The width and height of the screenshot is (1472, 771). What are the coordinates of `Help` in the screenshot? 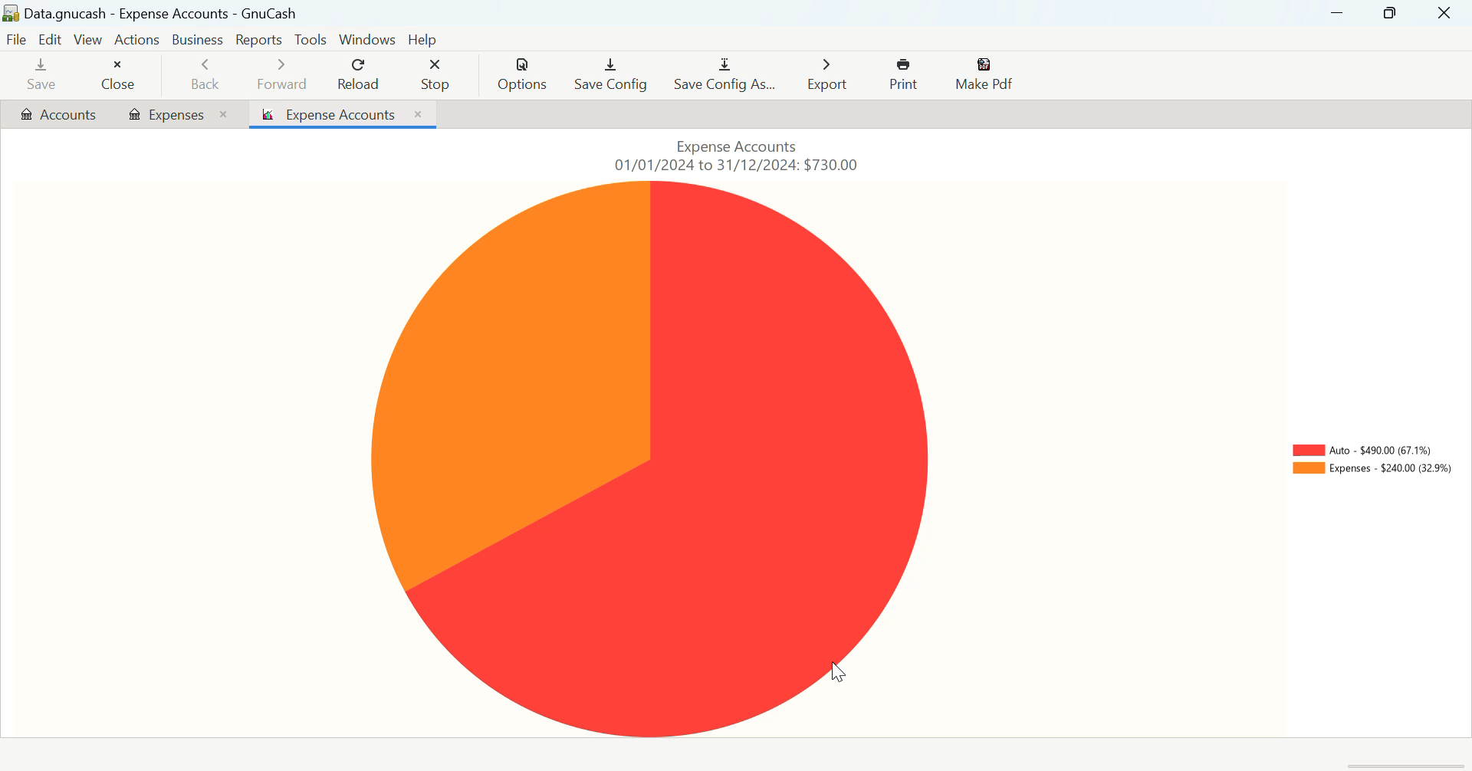 It's located at (425, 39).